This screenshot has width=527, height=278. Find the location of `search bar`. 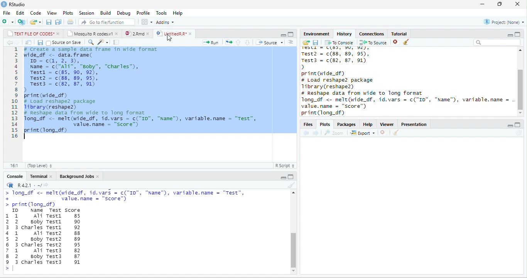

search bar is located at coordinates (498, 42).